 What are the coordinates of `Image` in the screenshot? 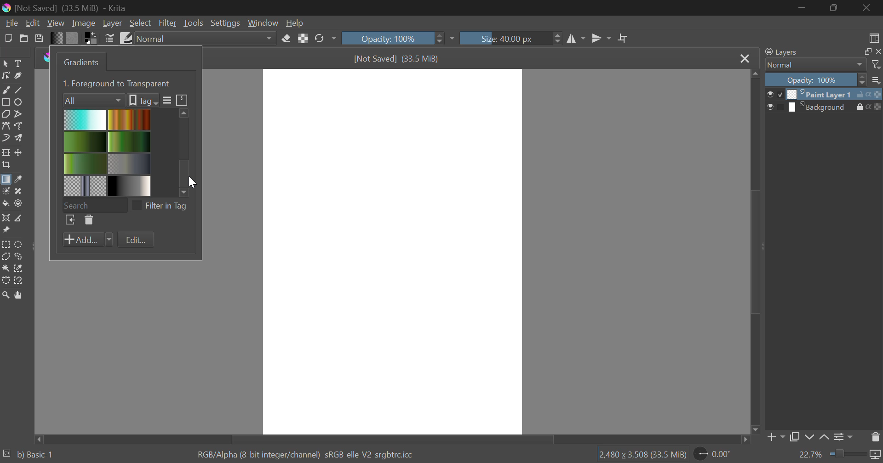 It's located at (83, 23).